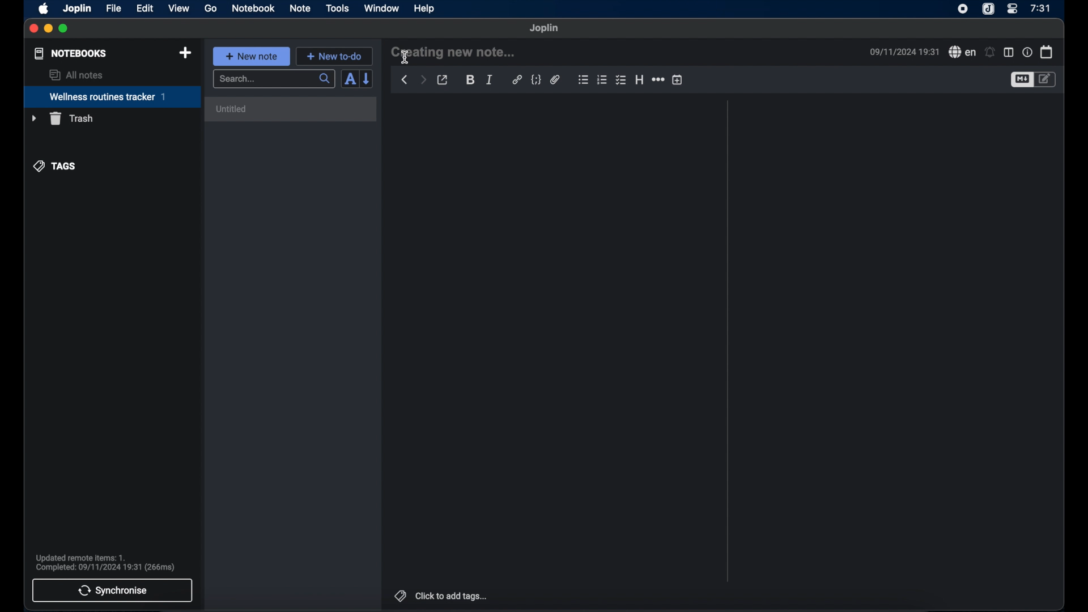 The height and width of the screenshot is (612, 1088). I want to click on wellness  routines tracker, so click(108, 96).